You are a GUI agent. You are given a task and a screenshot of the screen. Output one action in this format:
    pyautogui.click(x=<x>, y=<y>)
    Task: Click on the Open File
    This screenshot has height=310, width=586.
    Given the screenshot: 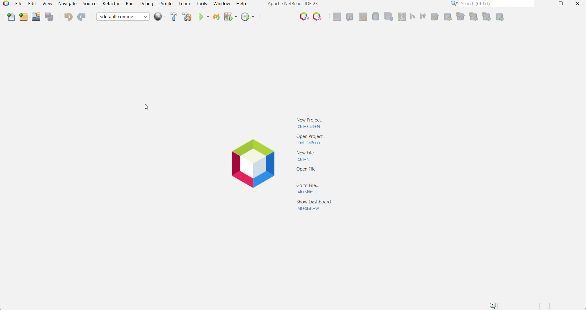 What is the action you would take?
    pyautogui.click(x=312, y=172)
    